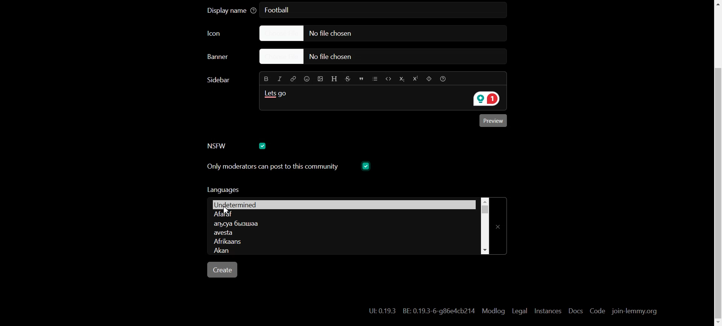 The image size is (722, 326). Describe the element at coordinates (264, 145) in the screenshot. I see `check` at that location.